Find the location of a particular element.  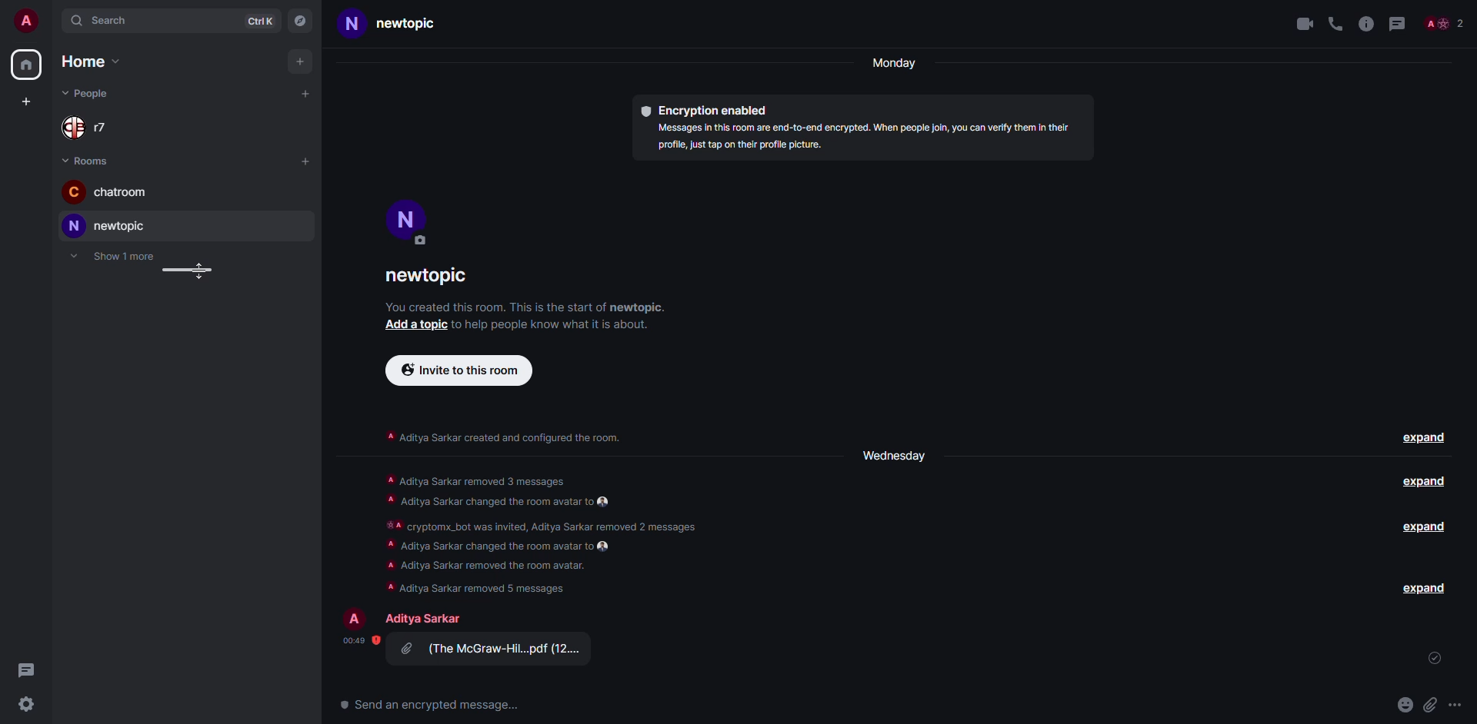

invite to this room is located at coordinates (460, 371).